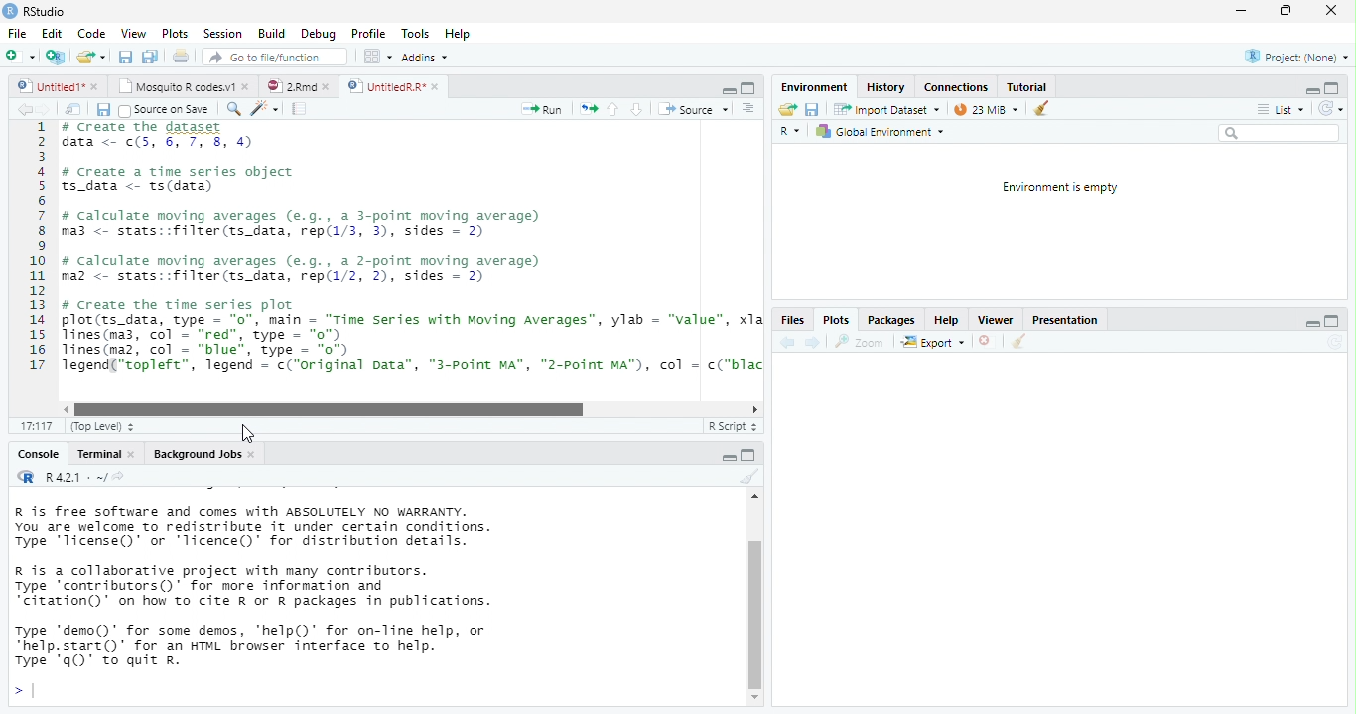 The image size is (1356, 714). Describe the element at coordinates (730, 458) in the screenshot. I see `maximize` at that location.